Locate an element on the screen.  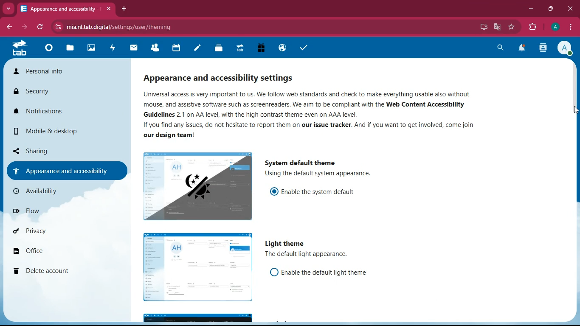
flow is located at coordinates (61, 211).